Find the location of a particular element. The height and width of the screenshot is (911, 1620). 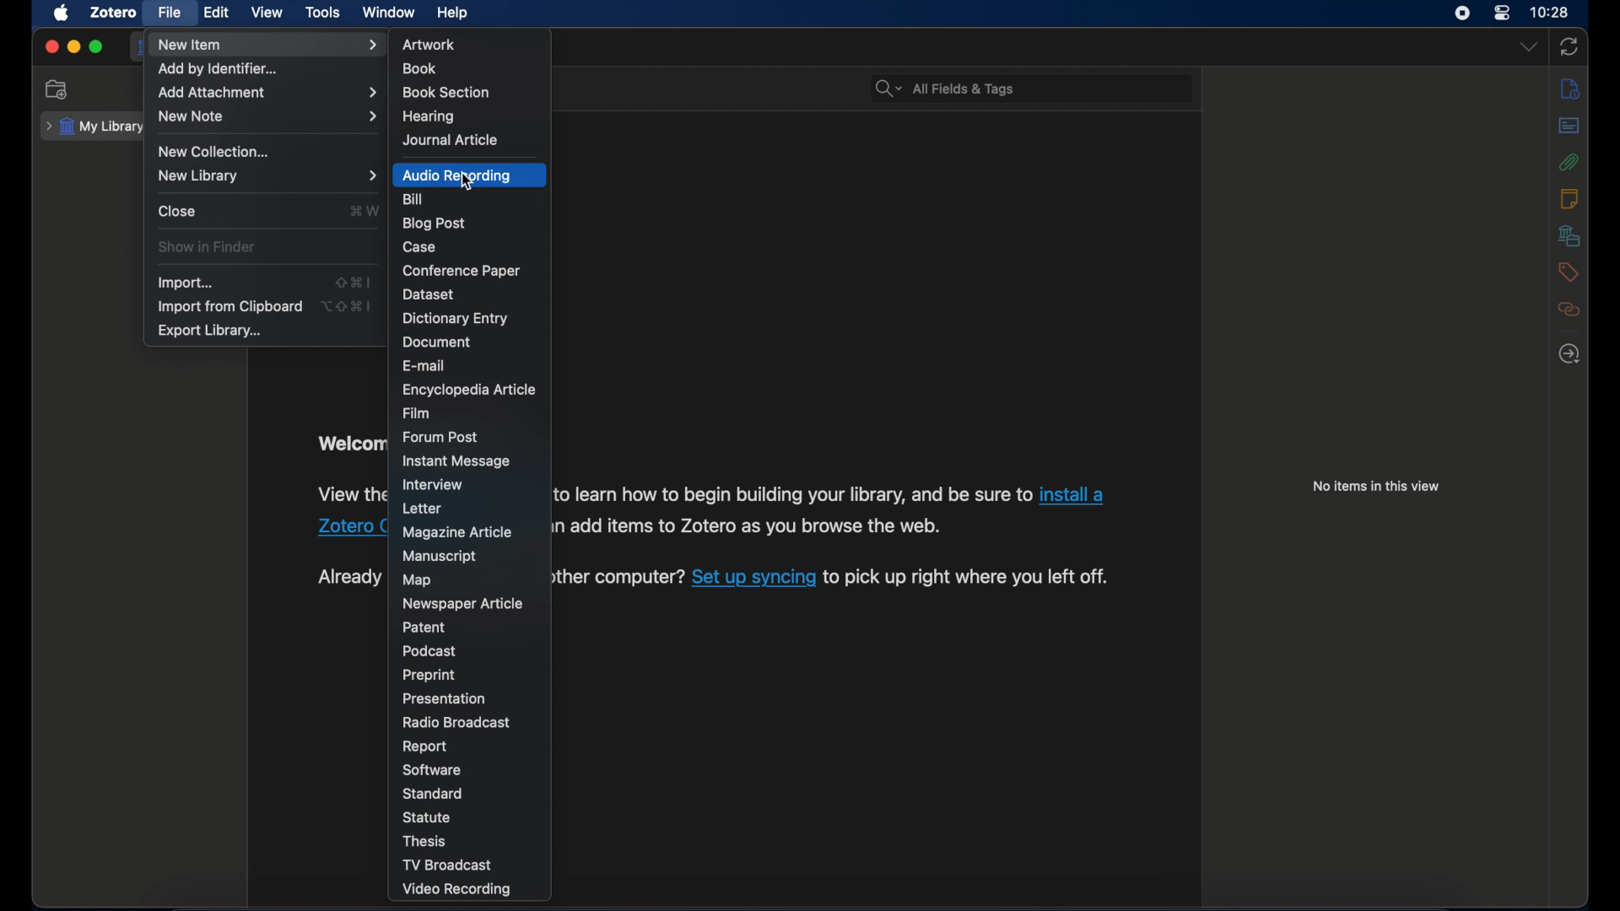

link is located at coordinates (613, 579).